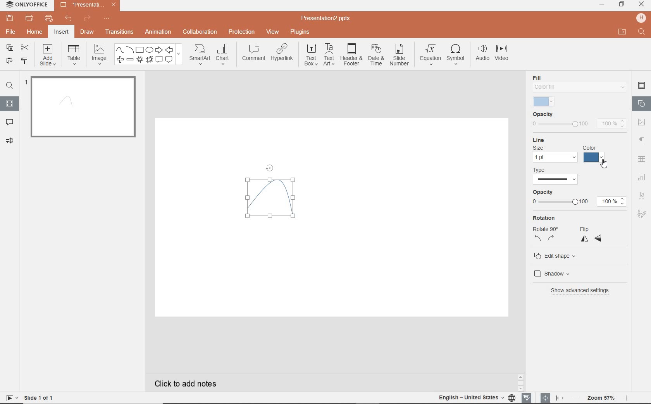  Describe the element at coordinates (642, 104) in the screenshot. I see `SHAPE SETTINGS` at that location.